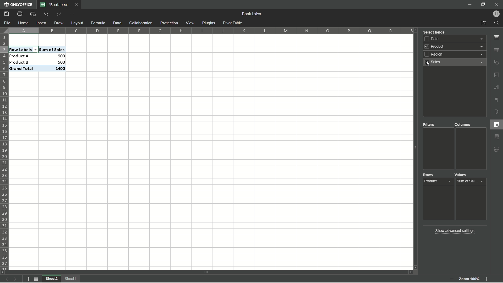 The image size is (503, 283). Describe the element at coordinates (3, 272) in the screenshot. I see `scroll left` at that location.